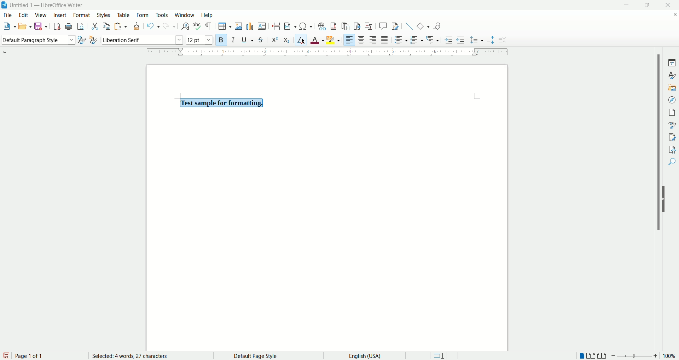  Describe the element at coordinates (477, 40) in the screenshot. I see `set line spacing` at that location.